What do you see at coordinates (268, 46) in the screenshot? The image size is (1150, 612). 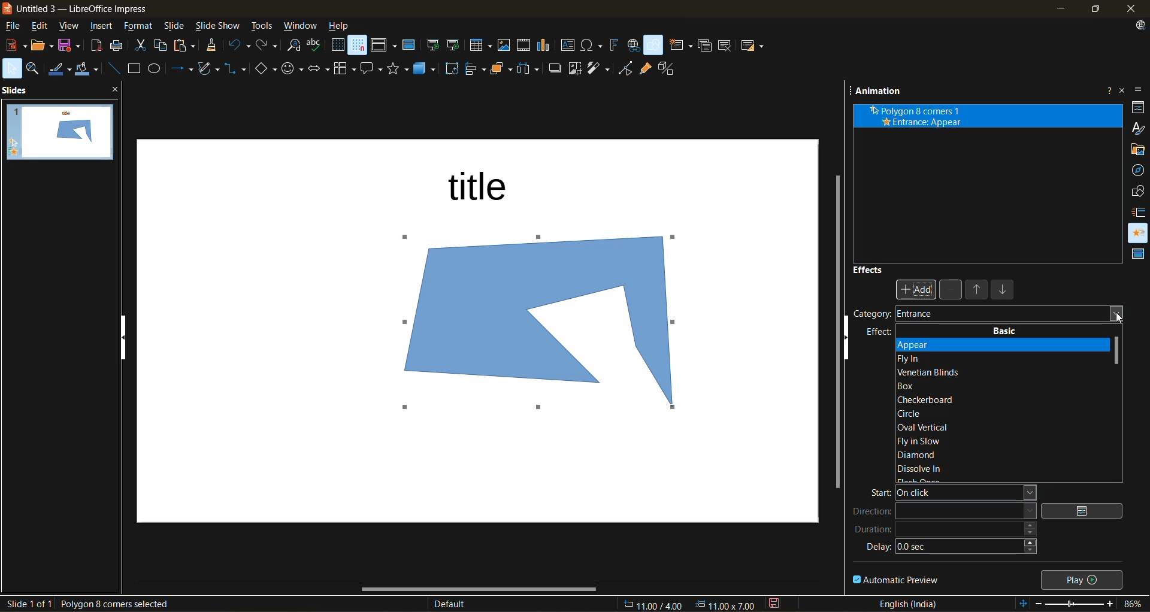 I see `redo` at bounding box center [268, 46].